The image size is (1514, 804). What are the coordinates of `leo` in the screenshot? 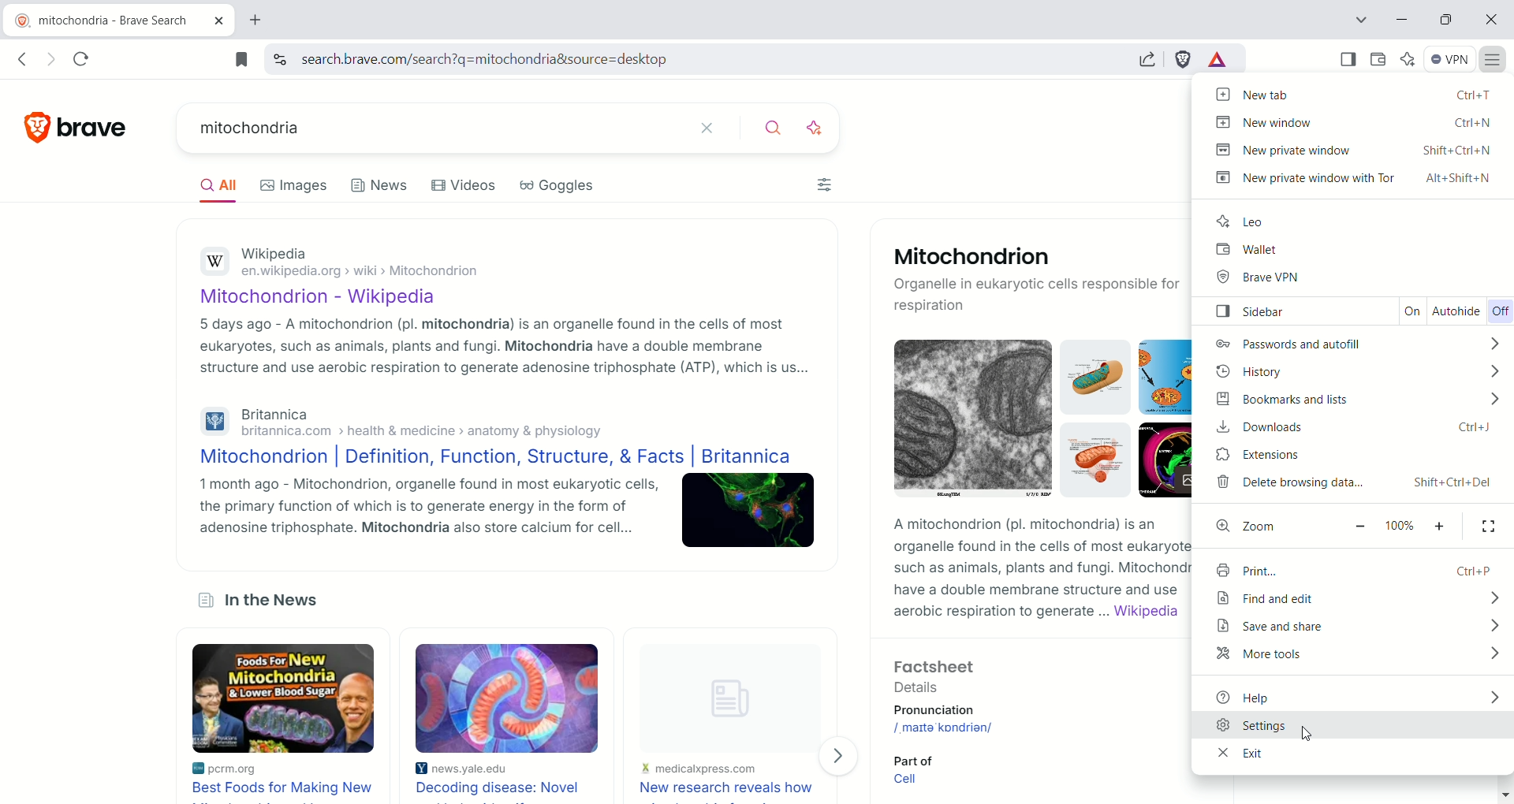 It's located at (1356, 217).